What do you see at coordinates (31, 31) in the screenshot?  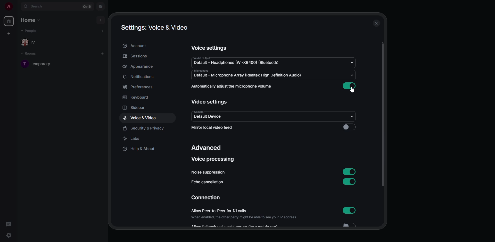 I see `people` at bounding box center [31, 31].